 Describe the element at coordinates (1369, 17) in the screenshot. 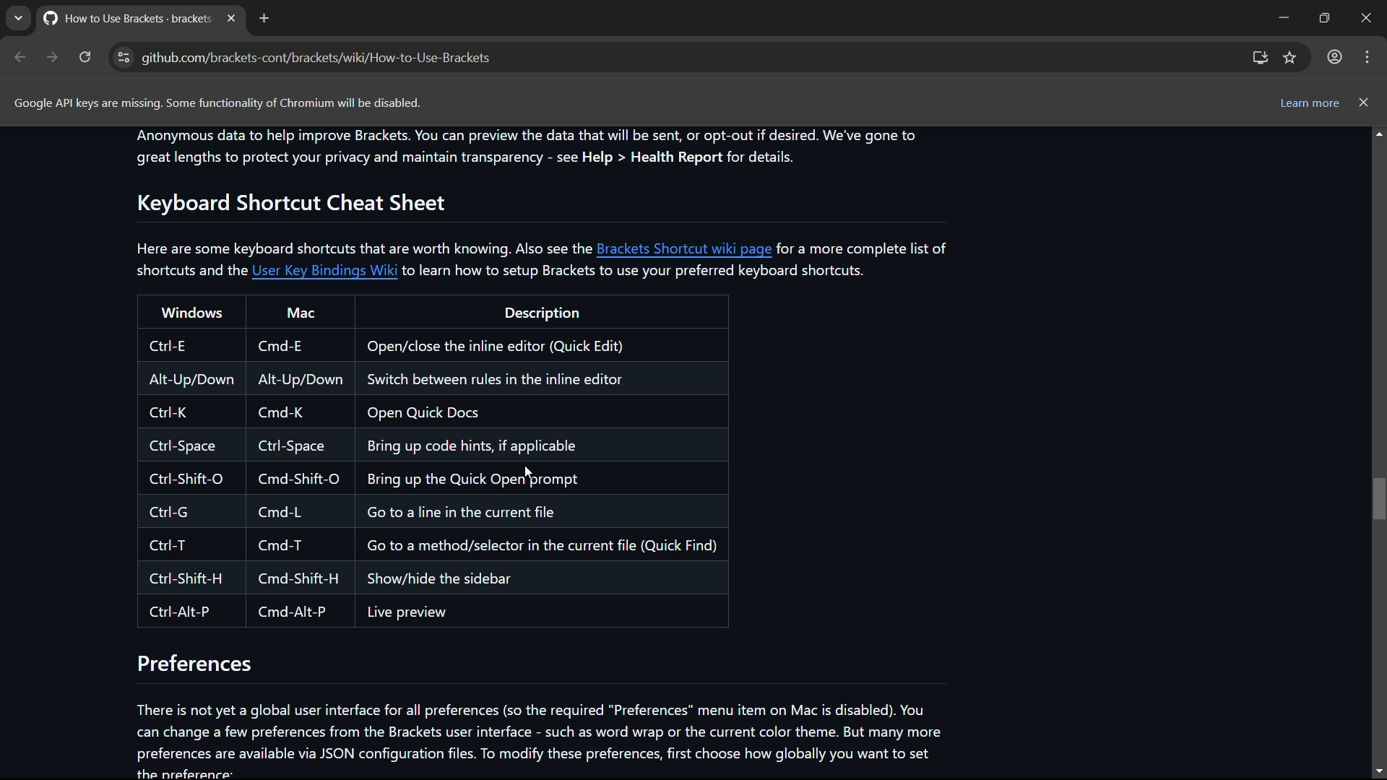

I see `close app` at that location.